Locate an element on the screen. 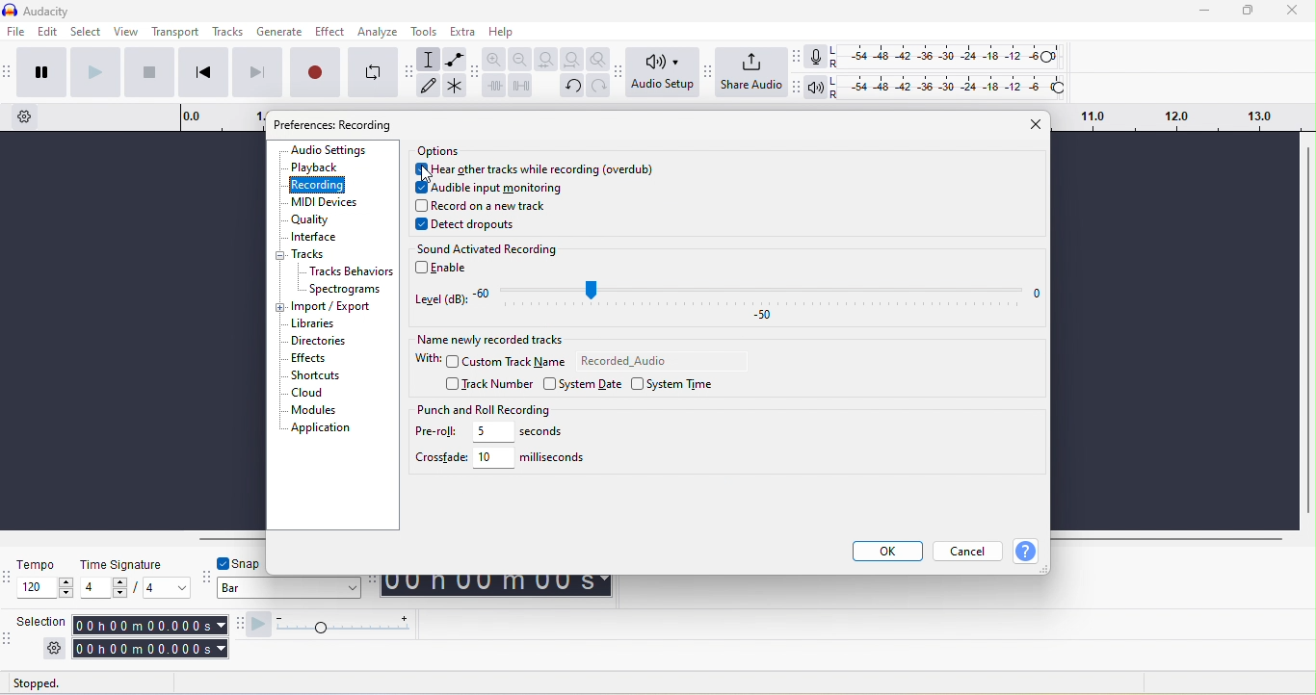  effects is located at coordinates (330, 359).